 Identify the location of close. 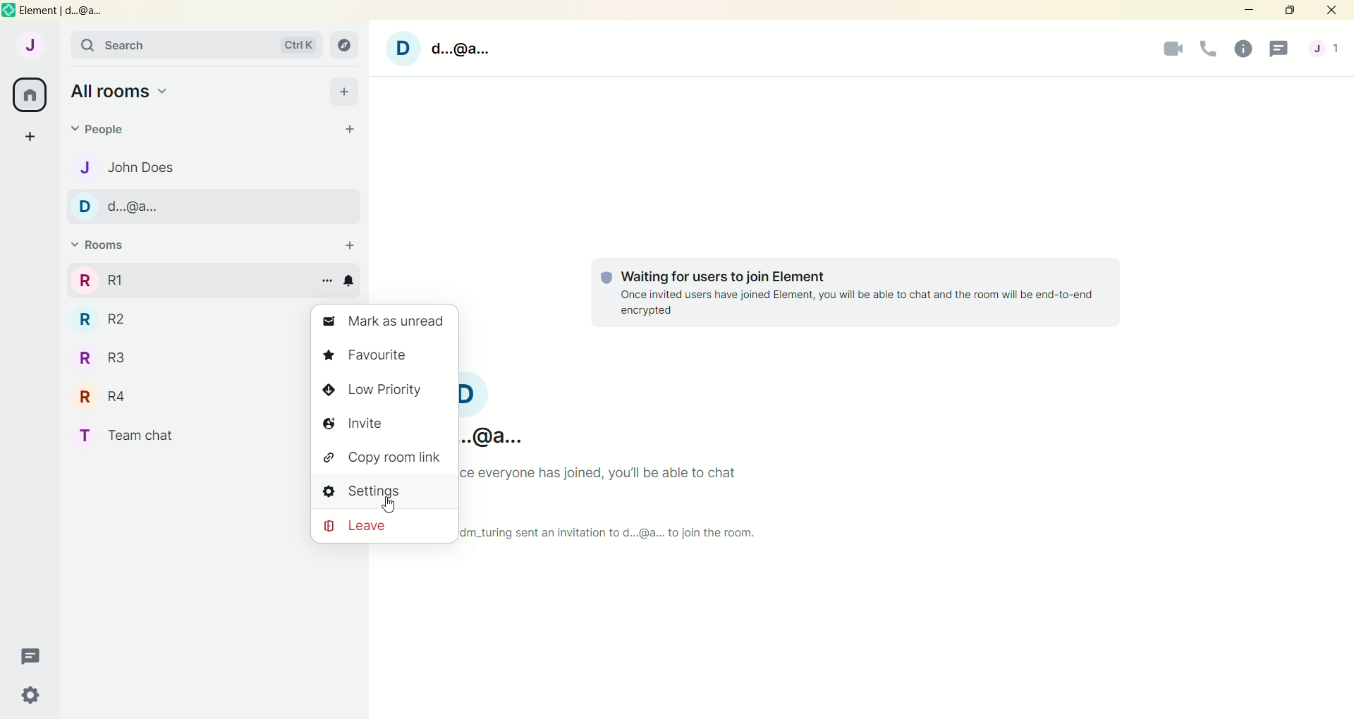
(1331, 11).